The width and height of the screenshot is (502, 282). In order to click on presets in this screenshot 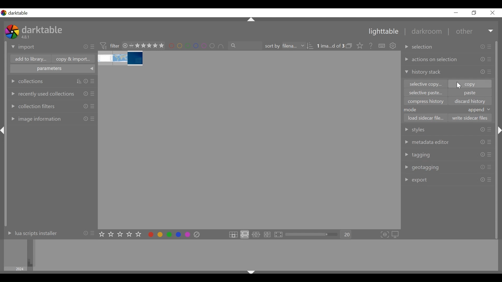, I will do `click(93, 47)`.